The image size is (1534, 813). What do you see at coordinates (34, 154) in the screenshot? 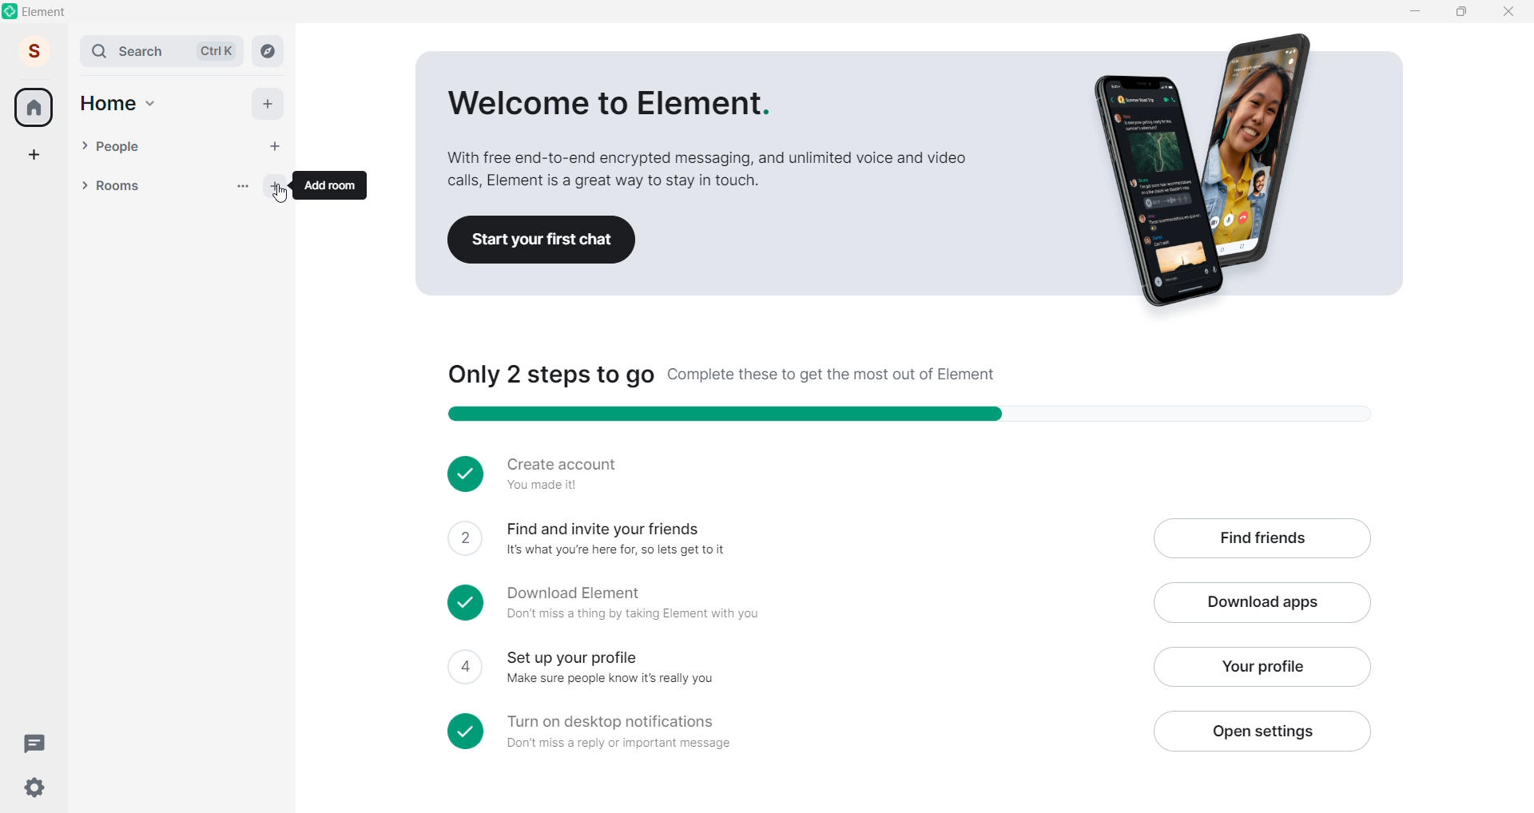
I see `Create a Space` at bounding box center [34, 154].